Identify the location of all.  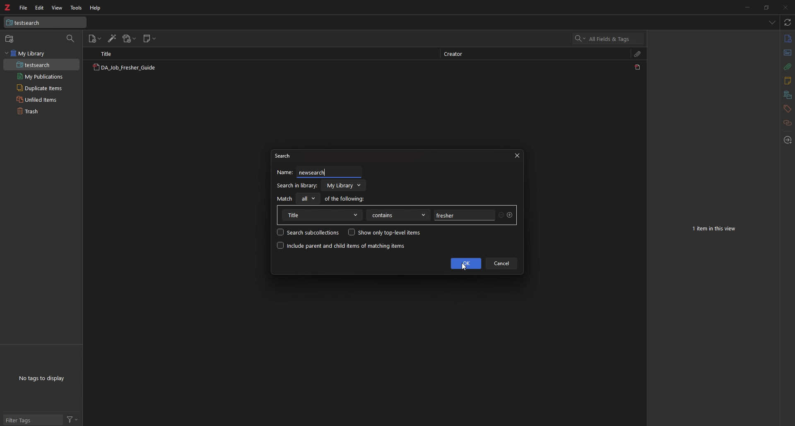
(307, 199).